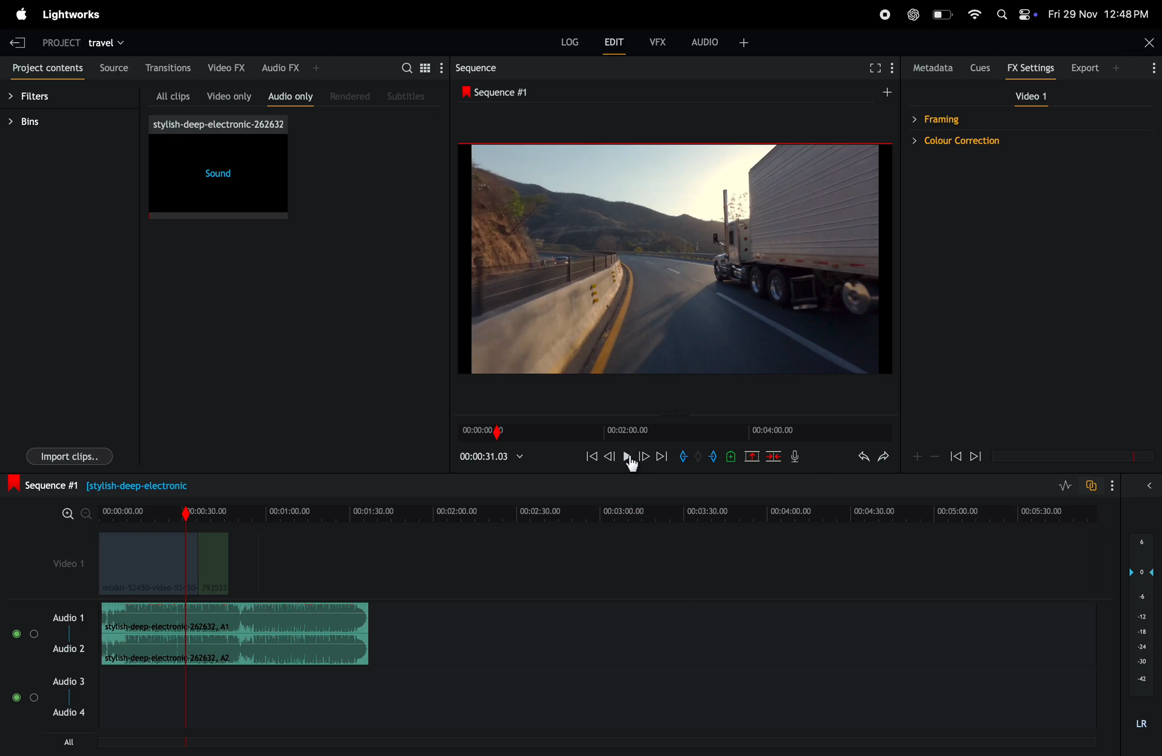 This screenshot has height=756, width=1162. What do you see at coordinates (69, 616) in the screenshot?
I see `audio` at bounding box center [69, 616].